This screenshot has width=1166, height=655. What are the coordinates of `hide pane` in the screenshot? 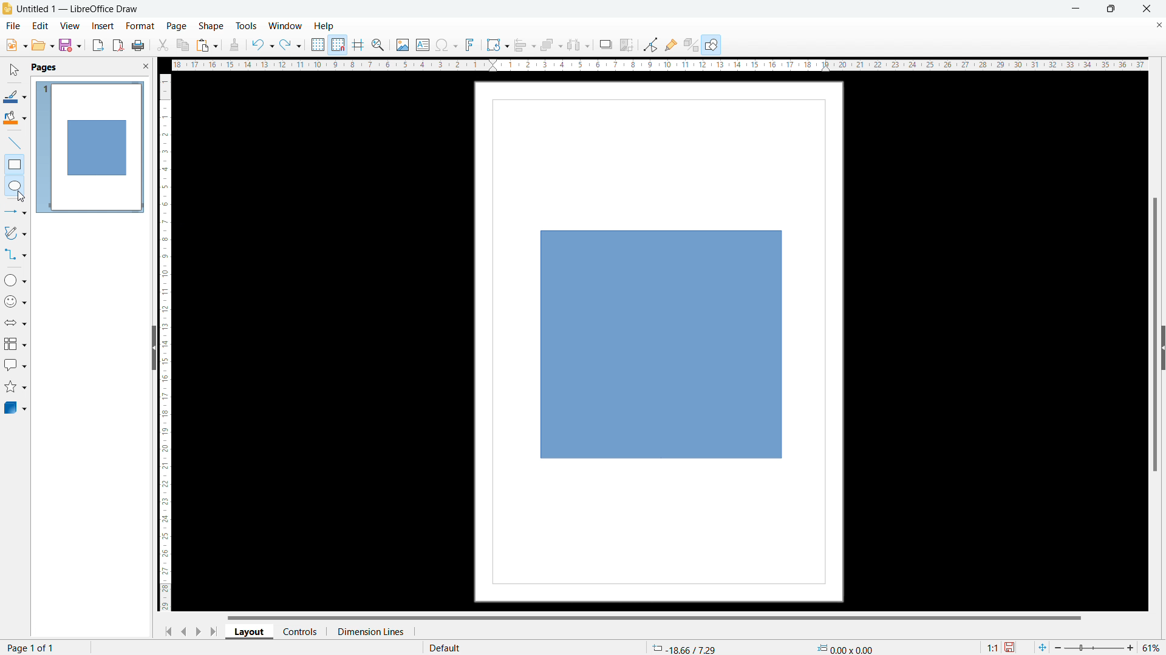 It's located at (153, 348).